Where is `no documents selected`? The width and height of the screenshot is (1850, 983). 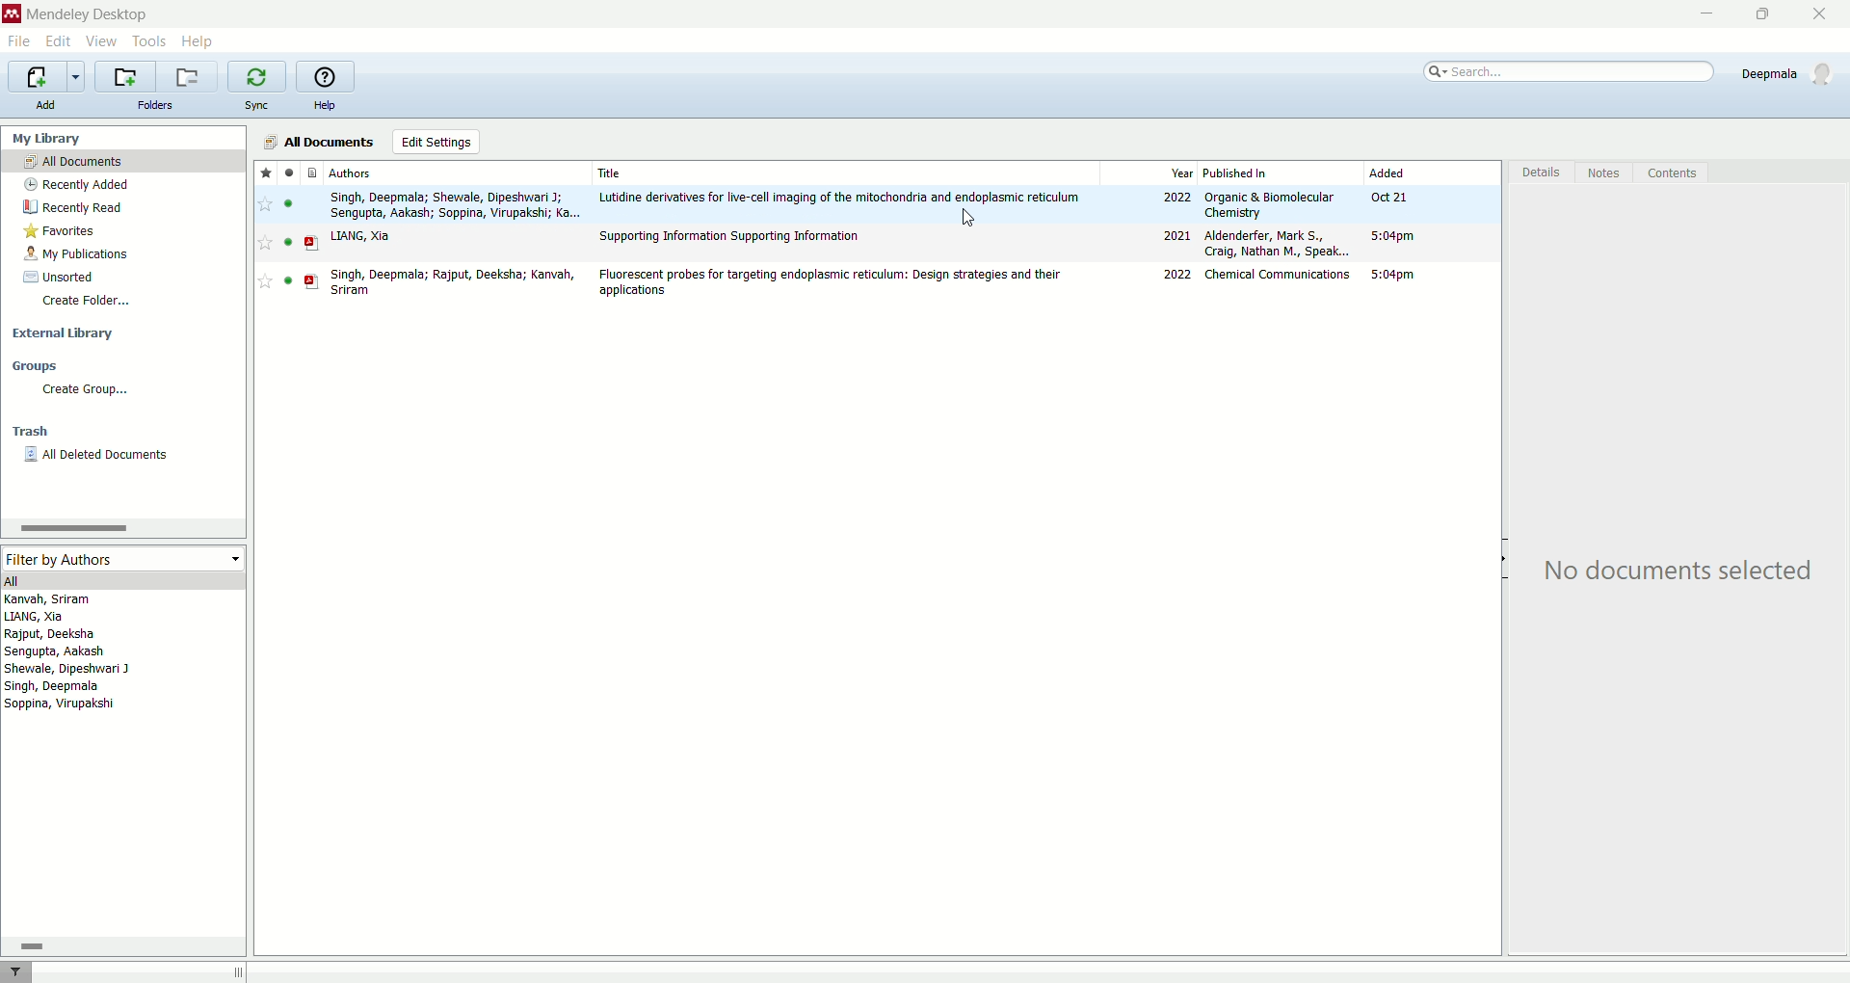 no documents selected is located at coordinates (1672, 567).